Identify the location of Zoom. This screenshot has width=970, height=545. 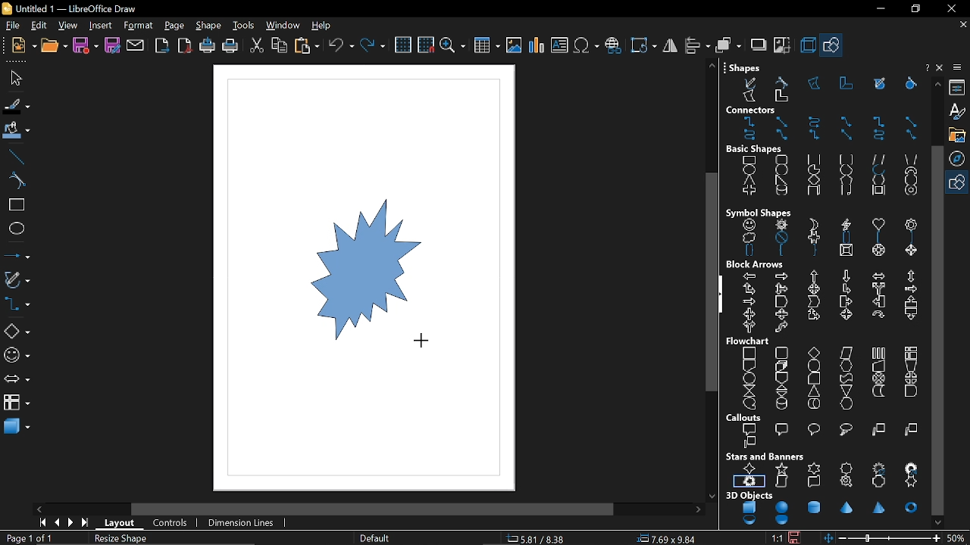
(959, 537).